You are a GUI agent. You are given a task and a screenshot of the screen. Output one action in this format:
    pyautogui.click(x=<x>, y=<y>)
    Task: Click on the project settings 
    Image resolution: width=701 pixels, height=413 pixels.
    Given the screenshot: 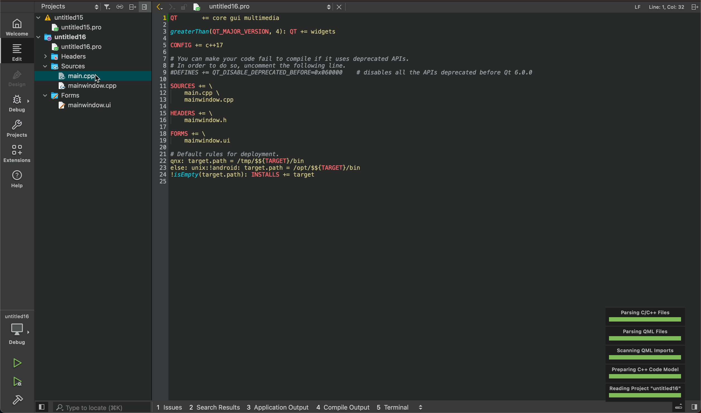 What is the action you would take?
    pyautogui.click(x=90, y=6)
    